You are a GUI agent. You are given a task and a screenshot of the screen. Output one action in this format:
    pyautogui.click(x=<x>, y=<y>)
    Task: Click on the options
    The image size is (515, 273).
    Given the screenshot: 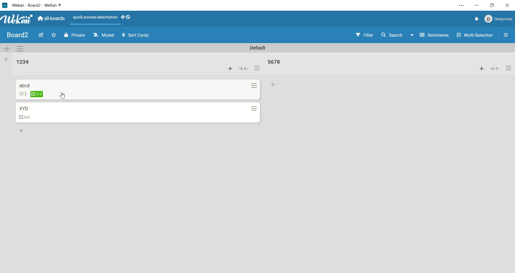 What is the action you would take?
    pyautogui.click(x=509, y=69)
    